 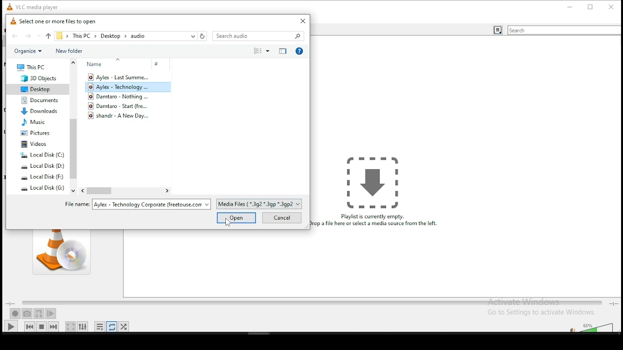 I want to click on back, so click(x=16, y=37).